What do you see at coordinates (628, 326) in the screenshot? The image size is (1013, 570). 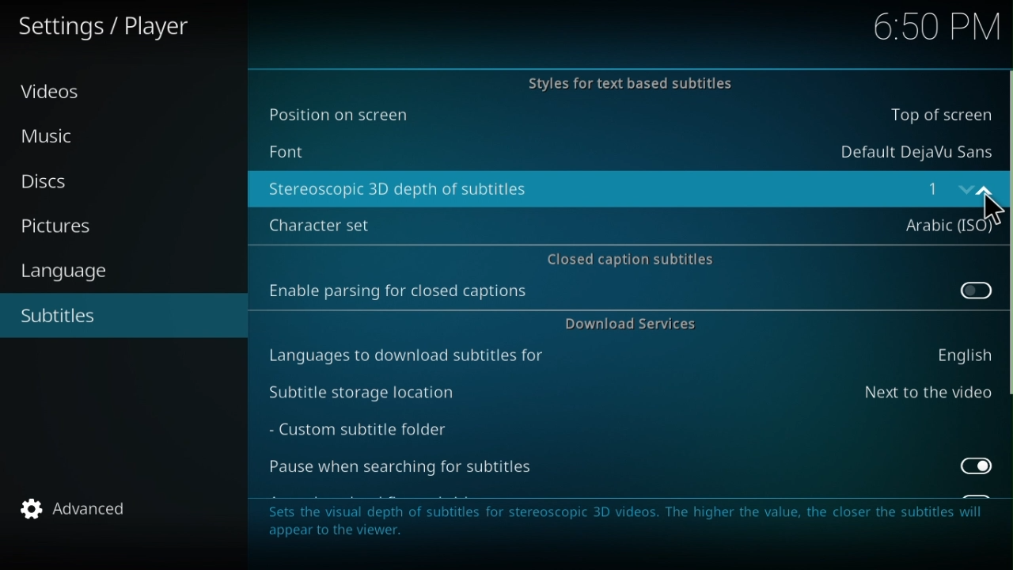 I see `Download services` at bounding box center [628, 326].